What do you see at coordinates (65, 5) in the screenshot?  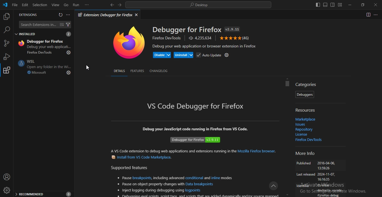 I see `go` at bounding box center [65, 5].